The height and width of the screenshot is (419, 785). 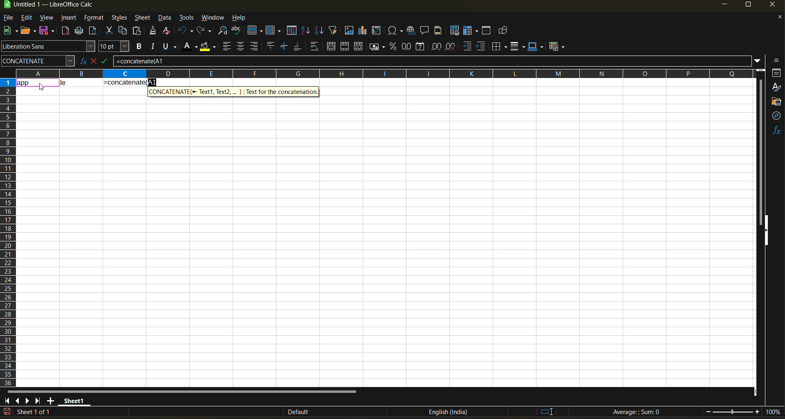 What do you see at coordinates (130, 82) in the screenshot?
I see `formula` at bounding box center [130, 82].